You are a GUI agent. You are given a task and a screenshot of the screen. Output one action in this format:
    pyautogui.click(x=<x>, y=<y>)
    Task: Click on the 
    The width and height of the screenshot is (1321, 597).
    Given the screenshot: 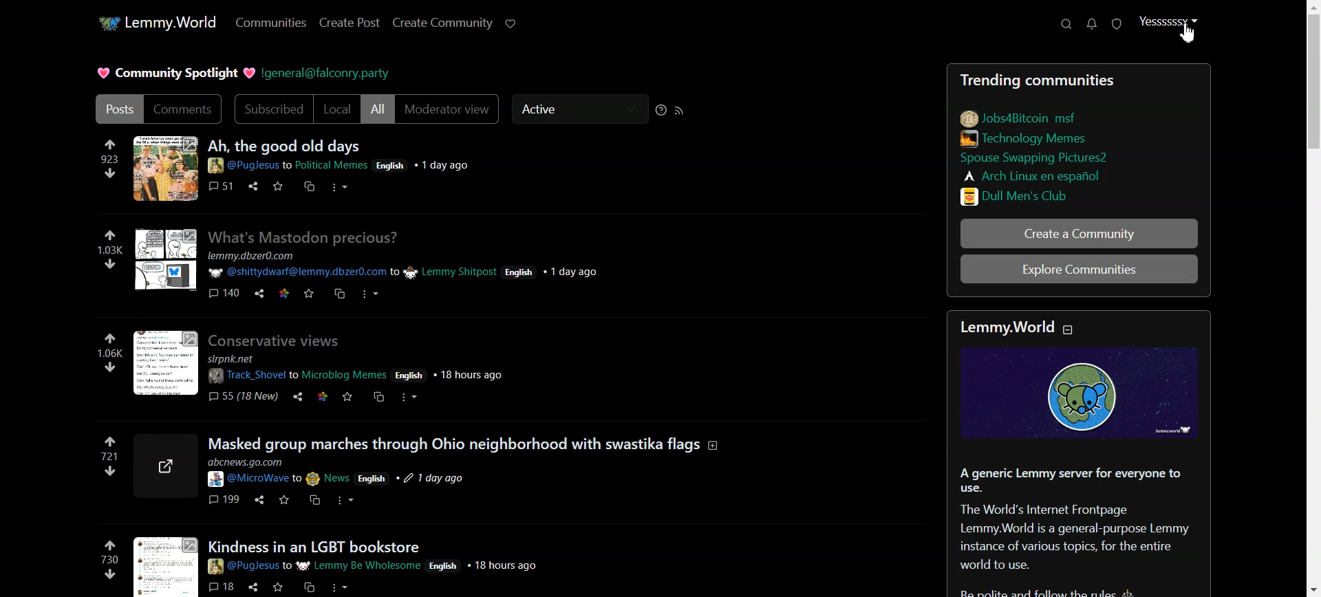 What is the action you would take?
    pyautogui.click(x=274, y=338)
    